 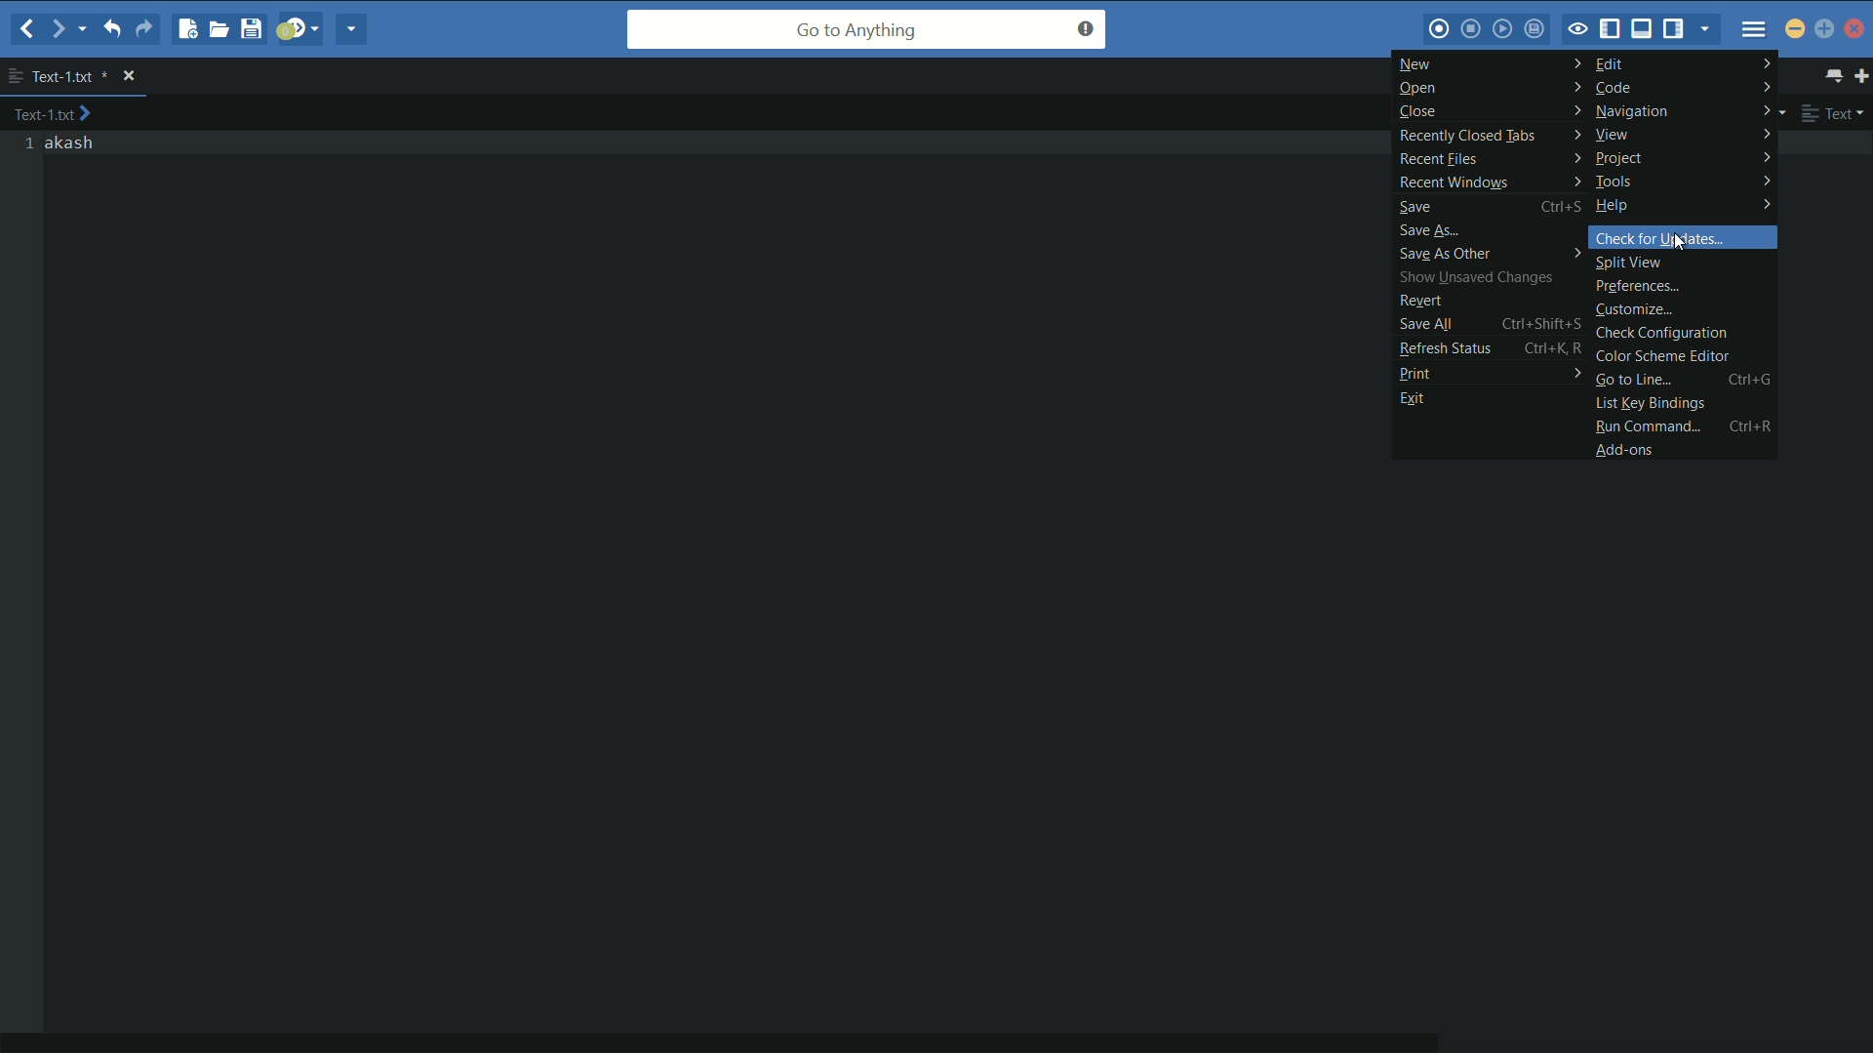 What do you see at coordinates (1831, 75) in the screenshot?
I see `show all tabs` at bounding box center [1831, 75].